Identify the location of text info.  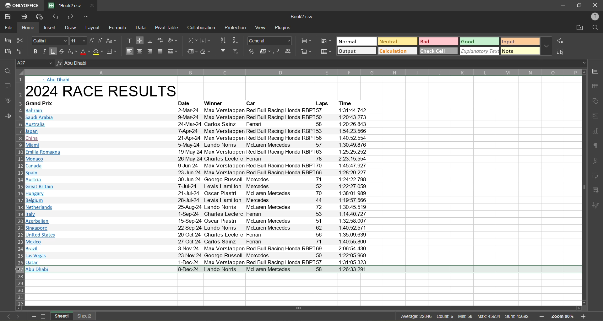
(196, 248).